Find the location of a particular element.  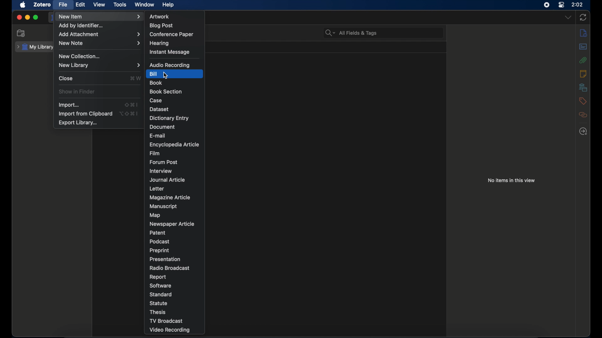

import from clipboard is located at coordinates (85, 114).